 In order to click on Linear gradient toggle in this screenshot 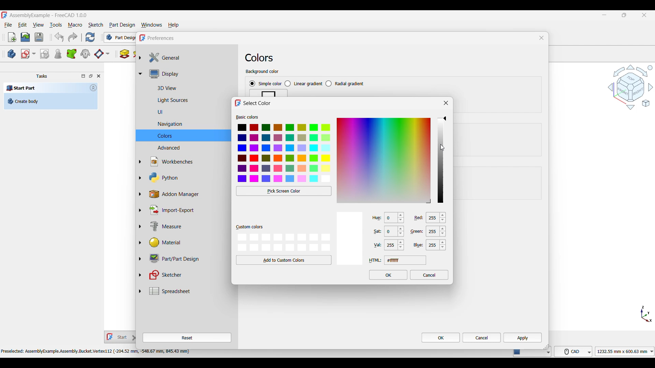, I will do `click(303, 84)`.